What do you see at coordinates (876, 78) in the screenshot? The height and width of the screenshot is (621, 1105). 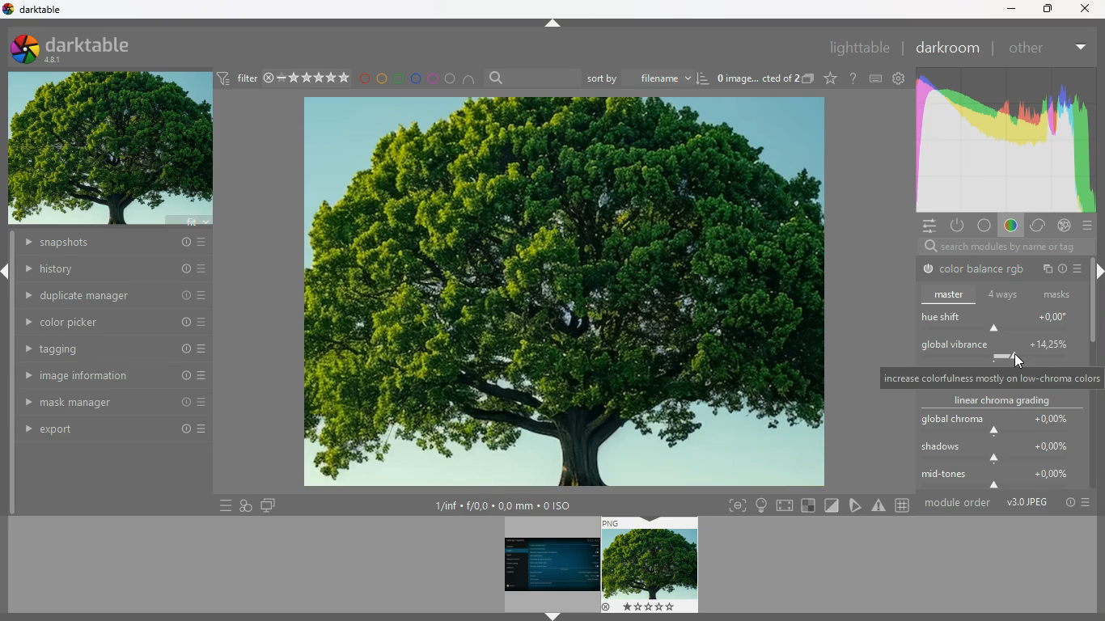 I see `keyboard` at bounding box center [876, 78].